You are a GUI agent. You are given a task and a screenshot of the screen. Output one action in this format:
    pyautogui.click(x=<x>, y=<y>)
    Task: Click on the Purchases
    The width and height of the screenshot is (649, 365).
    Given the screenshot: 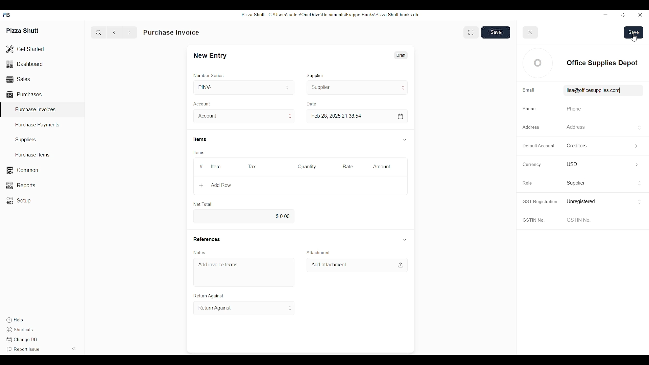 What is the action you would take?
    pyautogui.click(x=25, y=94)
    